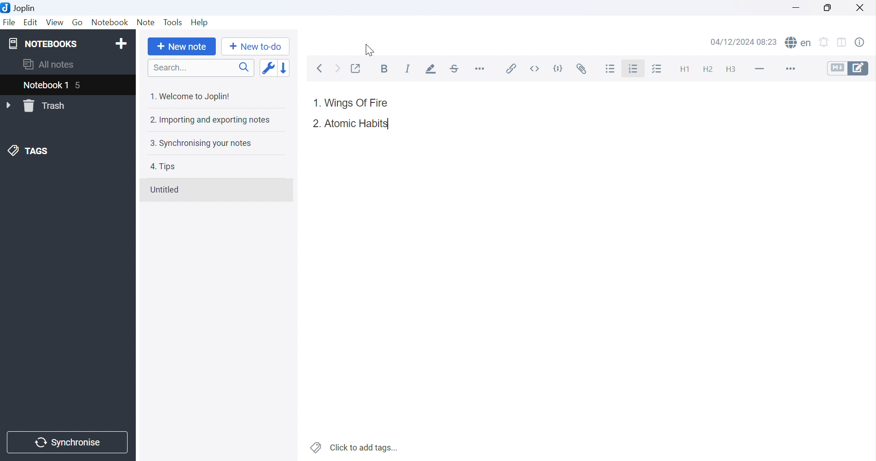  I want to click on Trash, so click(47, 106).